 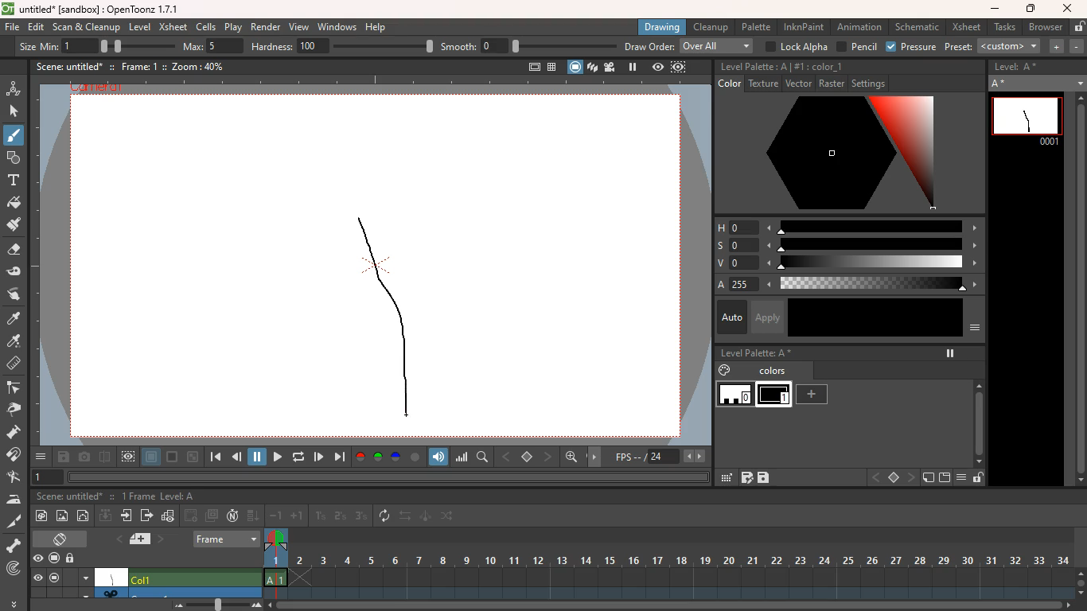 I want to click on color, so click(x=875, y=317).